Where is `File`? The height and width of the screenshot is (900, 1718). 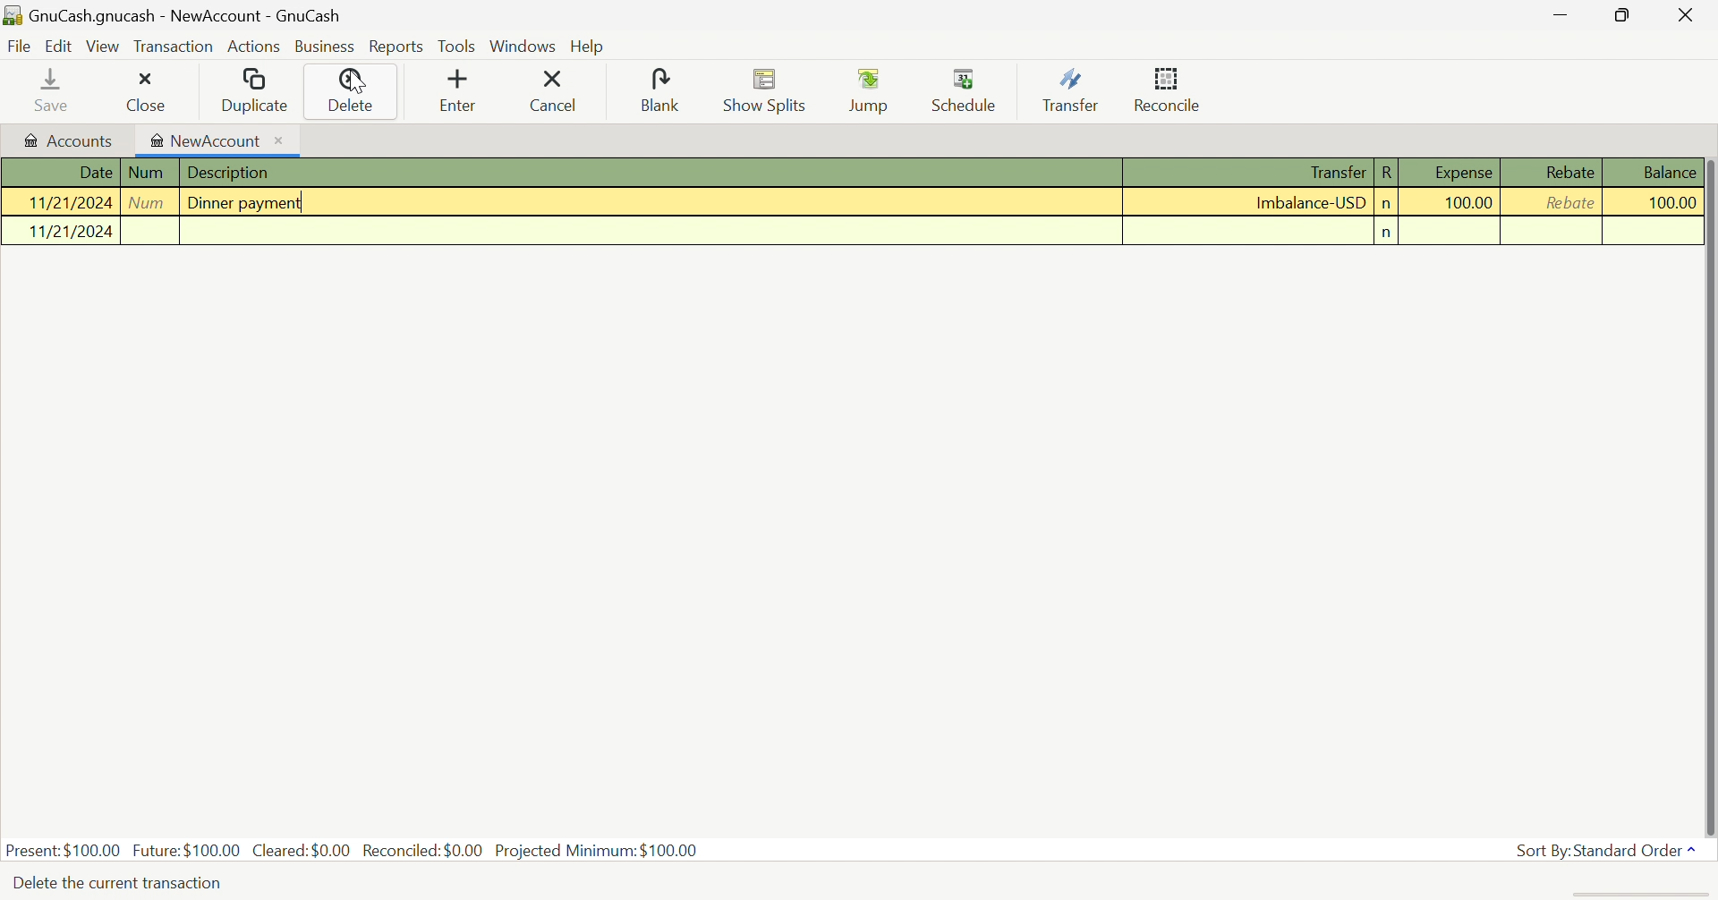 File is located at coordinates (19, 48).